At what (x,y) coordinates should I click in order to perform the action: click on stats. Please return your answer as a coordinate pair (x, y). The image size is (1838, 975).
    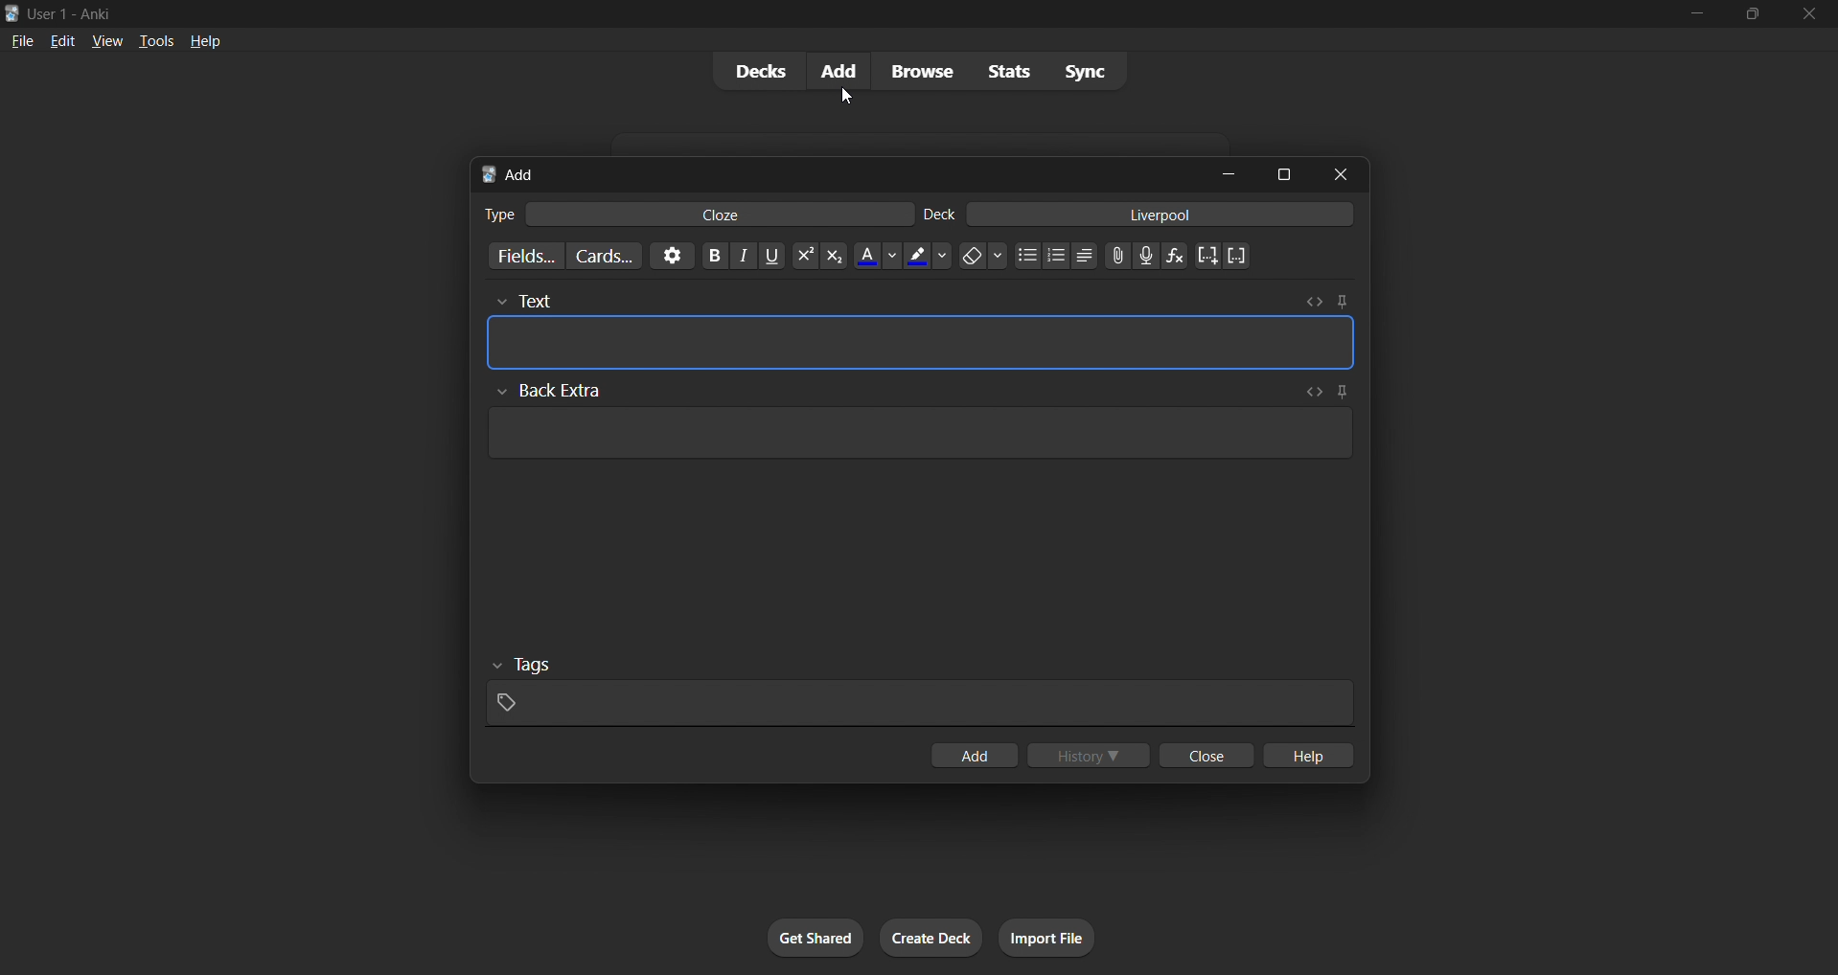
    Looking at the image, I should click on (1007, 73).